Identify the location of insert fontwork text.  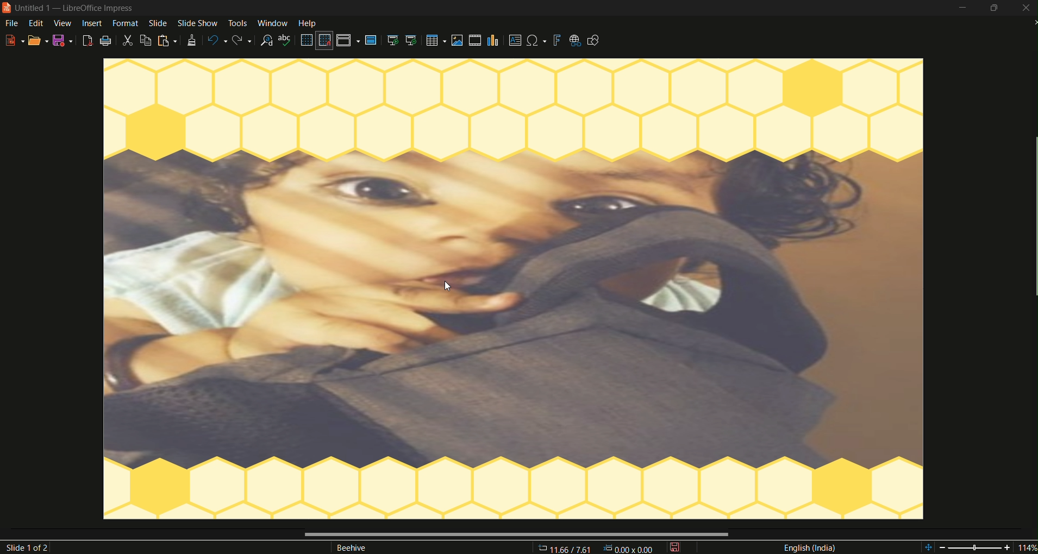
(558, 41).